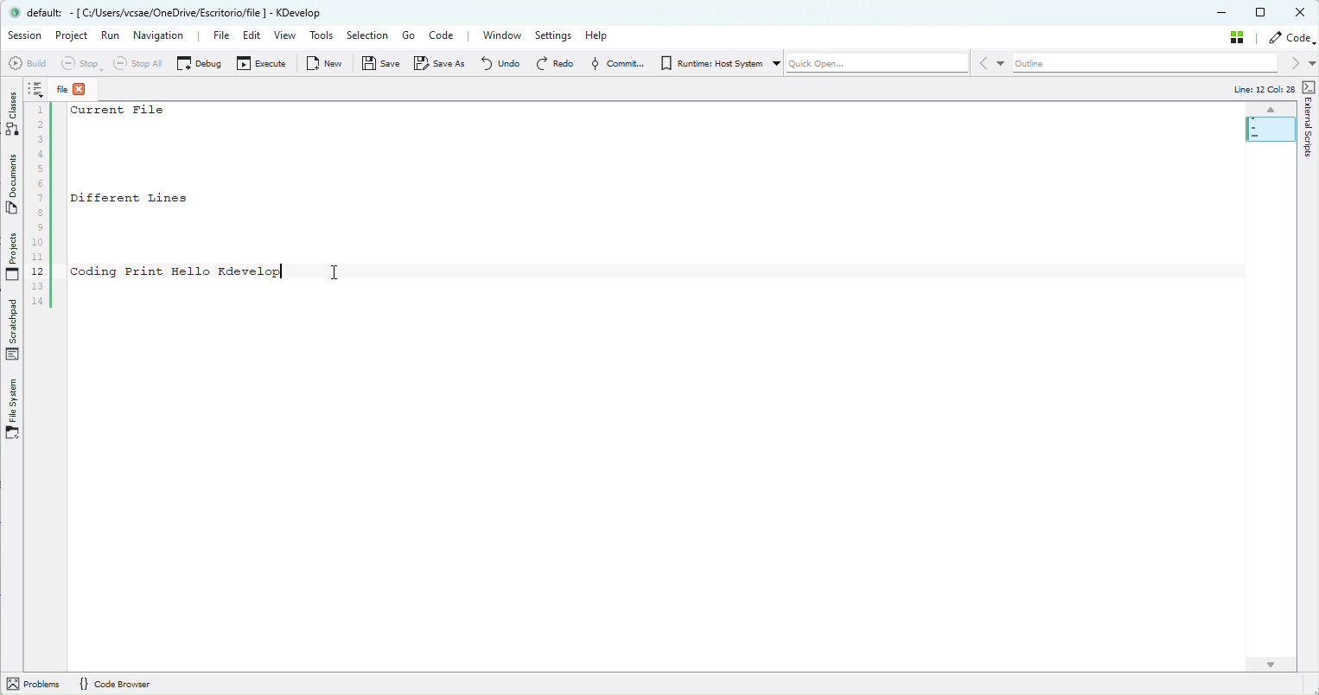 This screenshot has width=1319, height=695. What do you see at coordinates (162, 207) in the screenshot?
I see `1Current Files234567| Different Lines5s10112| coding Print Hello Kdevelop|1314` at bounding box center [162, 207].